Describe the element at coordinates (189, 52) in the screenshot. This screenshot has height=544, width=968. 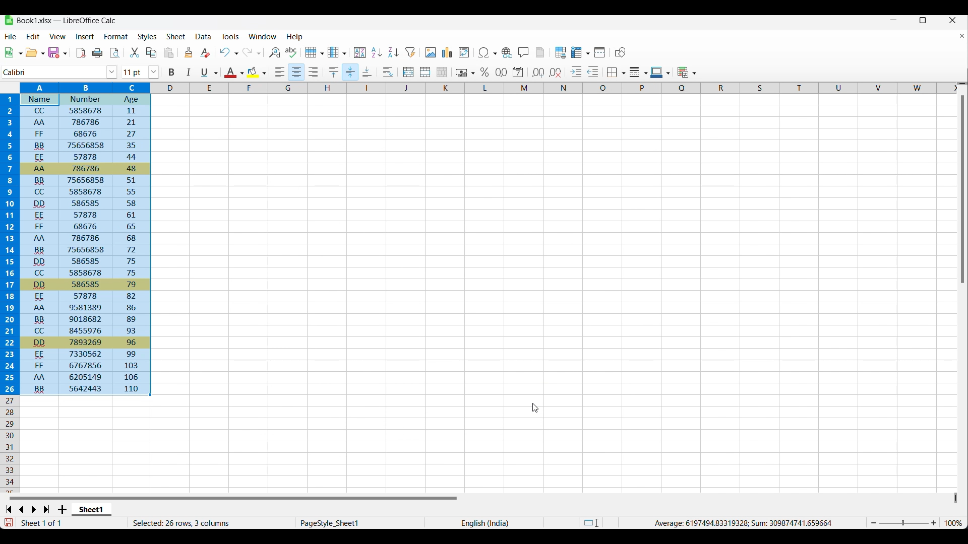
I see `Clone formatting` at that location.